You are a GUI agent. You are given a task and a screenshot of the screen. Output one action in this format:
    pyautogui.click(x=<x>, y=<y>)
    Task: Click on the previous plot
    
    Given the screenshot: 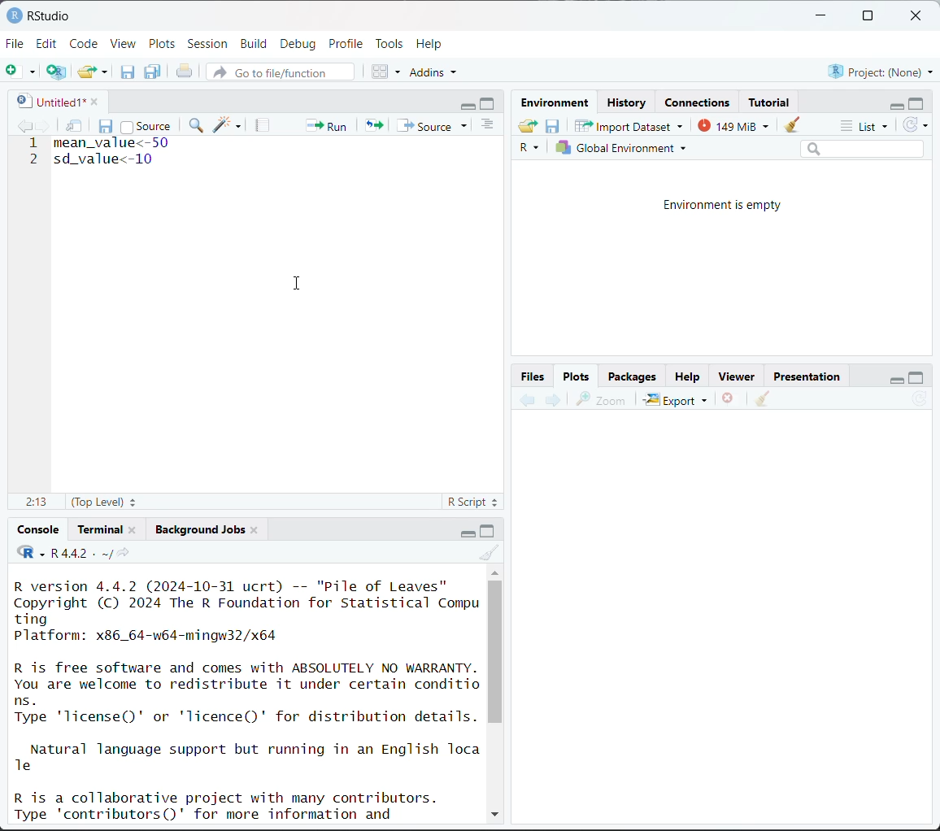 What is the action you would take?
    pyautogui.click(x=528, y=401)
    